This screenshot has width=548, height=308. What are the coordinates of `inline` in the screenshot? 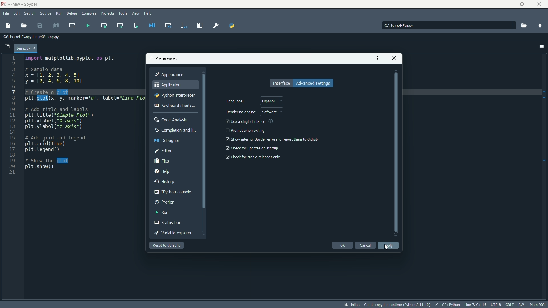 It's located at (352, 305).